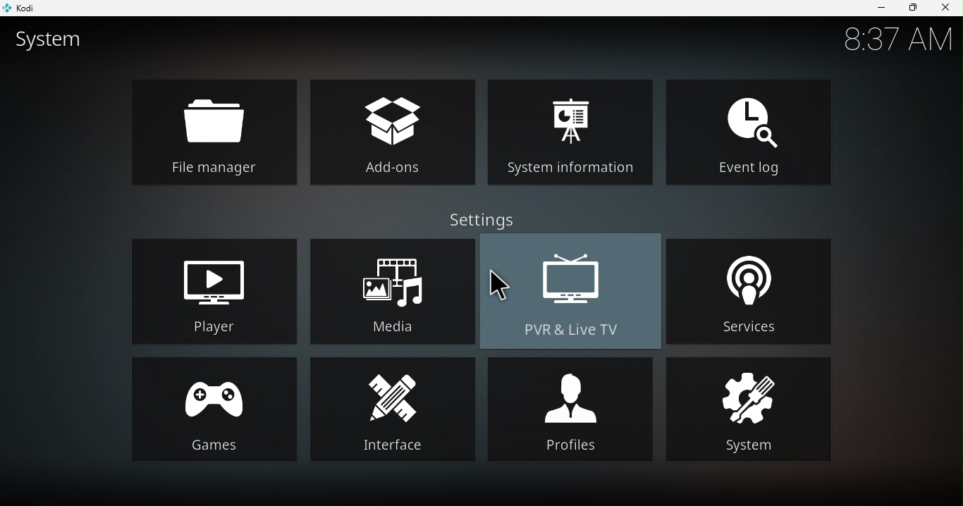 This screenshot has width=963, height=506. Describe the element at coordinates (393, 409) in the screenshot. I see `Interface` at that location.